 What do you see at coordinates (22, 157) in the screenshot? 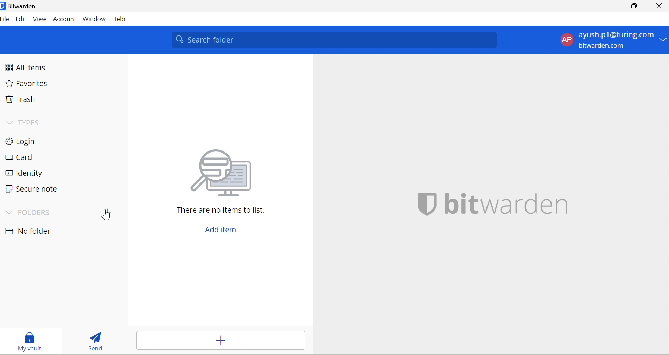
I see `Card` at bounding box center [22, 157].